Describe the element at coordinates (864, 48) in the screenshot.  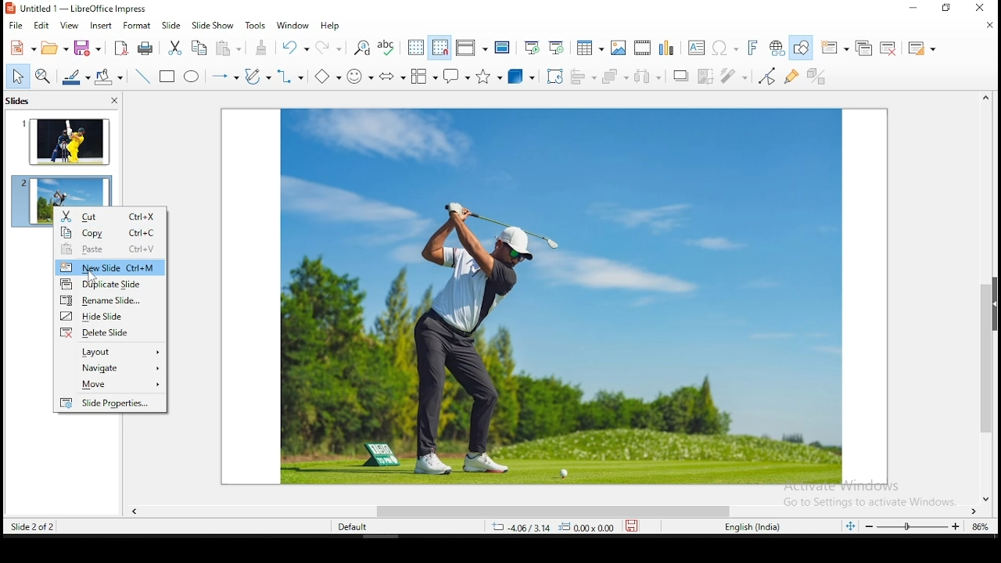
I see `duplicate slide` at that location.